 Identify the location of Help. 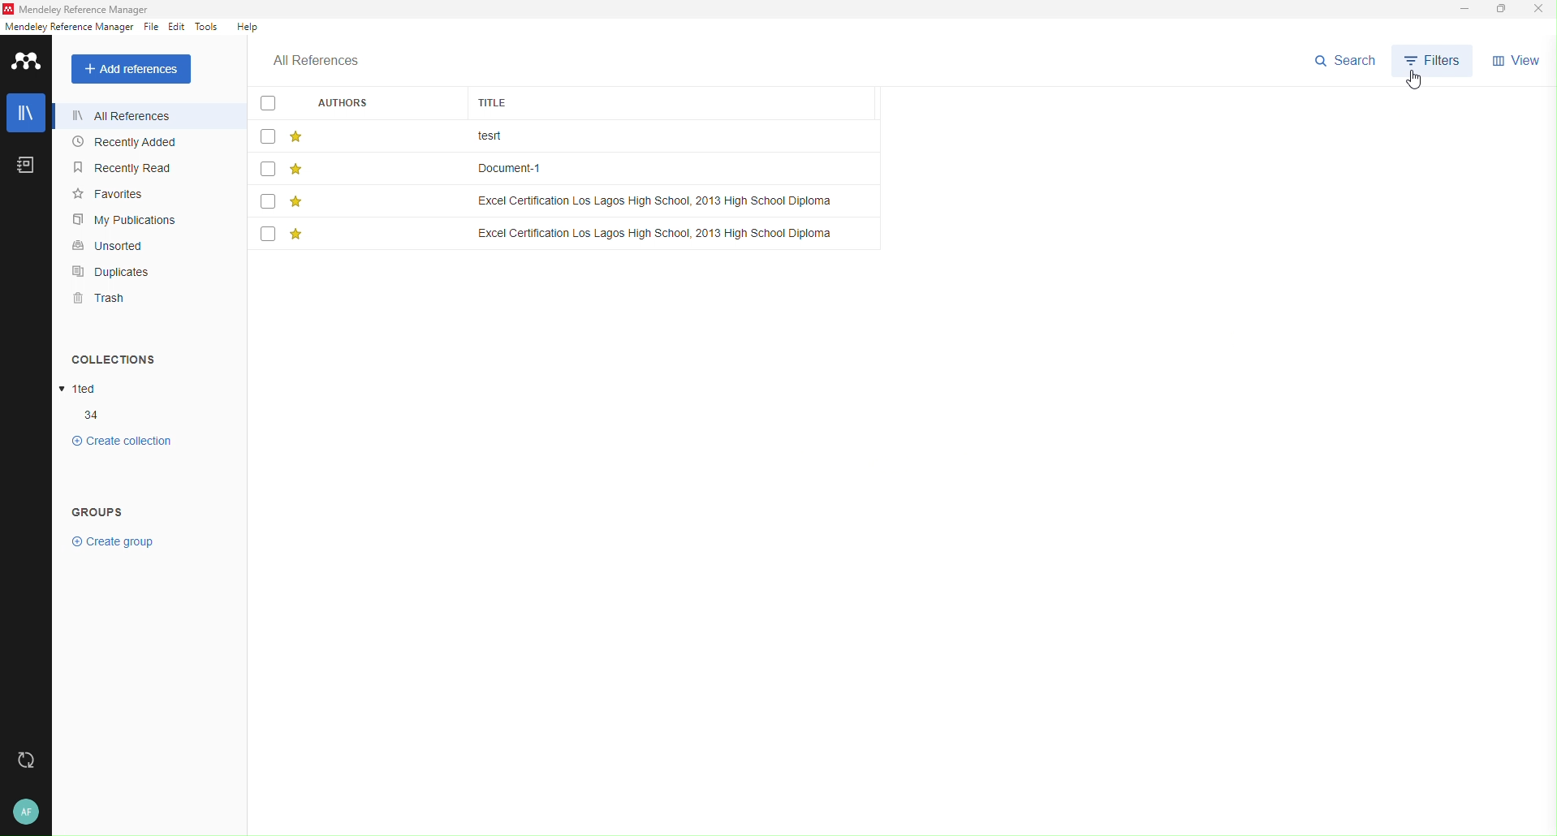
(245, 28).